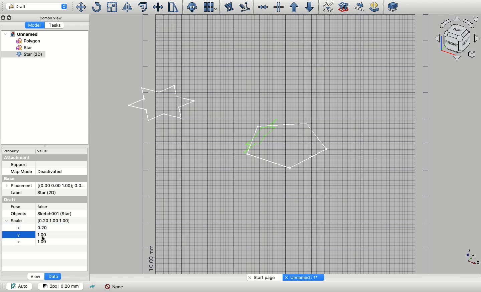  What do you see at coordinates (48, 243) in the screenshot?
I see `1.00` at bounding box center [48, 243].